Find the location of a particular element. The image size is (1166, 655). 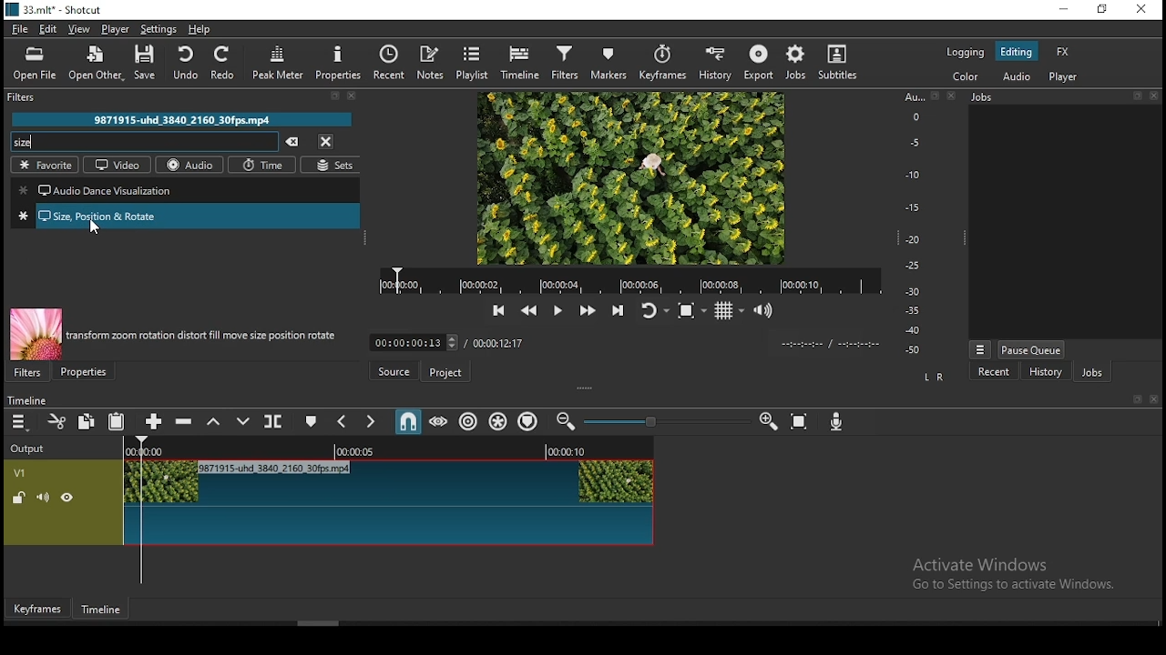

export is located at coordinates (759, 64).